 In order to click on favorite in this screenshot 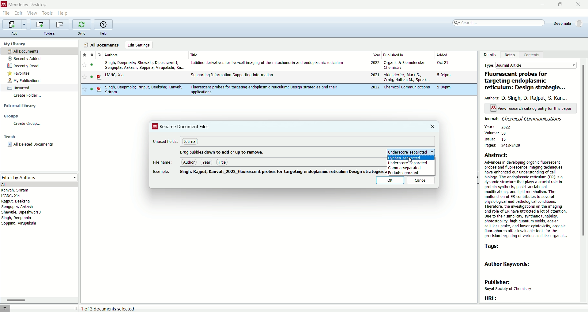, I will do `click(85, 90)`.